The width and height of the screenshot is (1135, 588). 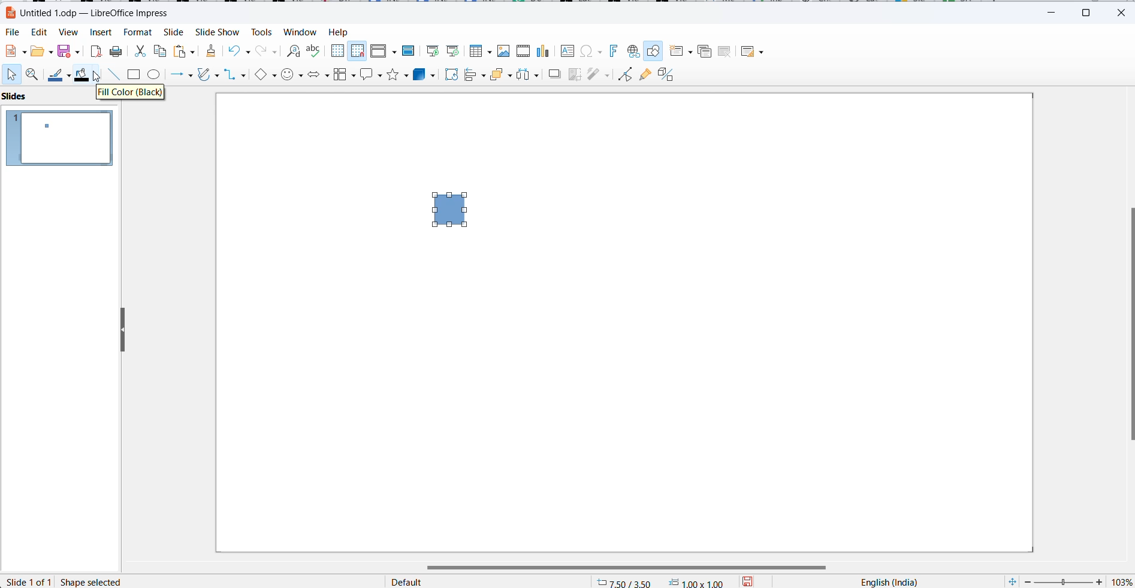 I want to click on zoom percentage, so click(x=1121, y=581).